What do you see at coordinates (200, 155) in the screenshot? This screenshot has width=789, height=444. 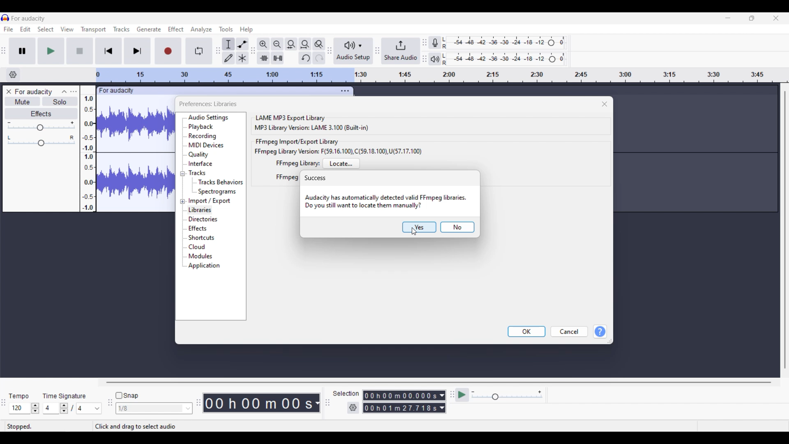 I see `Quality` at bounding box center [200, 155].